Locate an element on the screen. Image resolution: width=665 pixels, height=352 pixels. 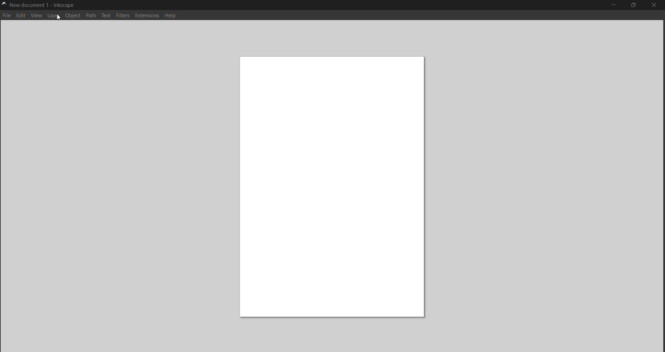
layer is located at coordinates (54, 16).